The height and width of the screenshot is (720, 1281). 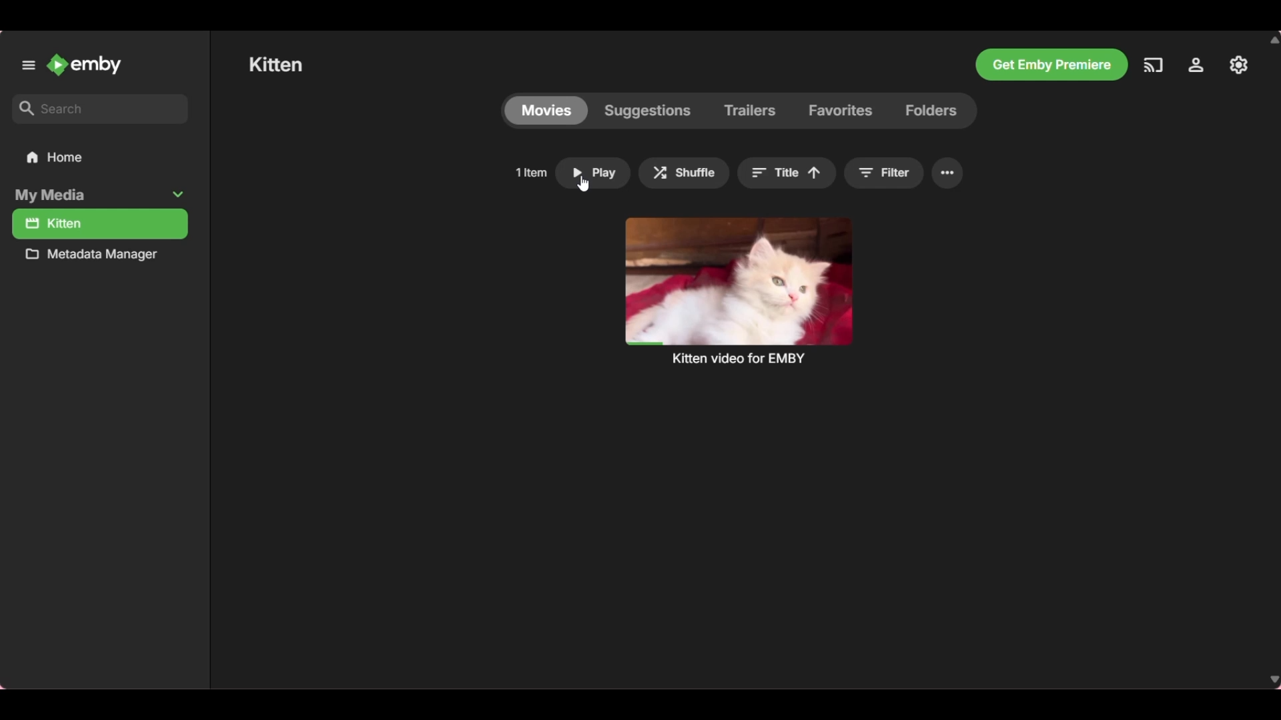 I want to click on Trailers, so click(x=751, y=111).